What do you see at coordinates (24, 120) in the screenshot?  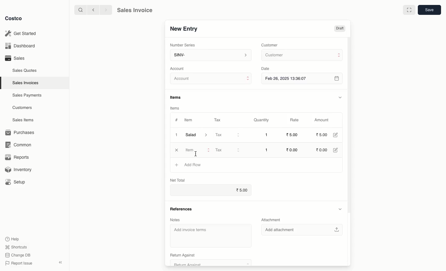 I see `Sales Items` at bounding box center [24, 120].